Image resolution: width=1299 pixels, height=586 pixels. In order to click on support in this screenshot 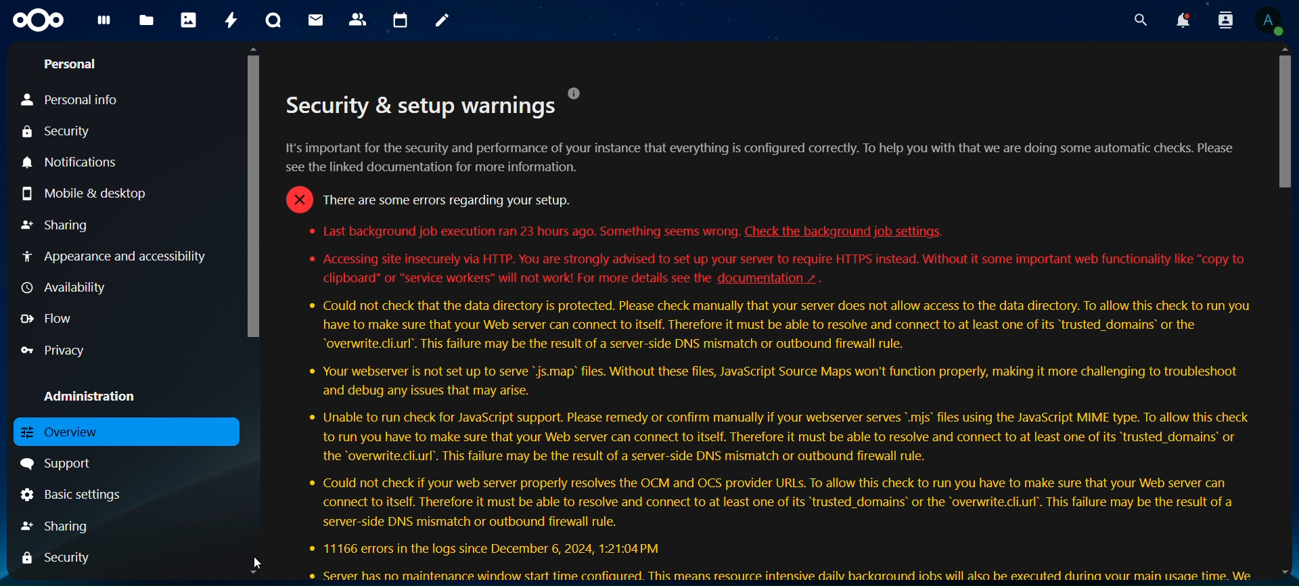, I will do `click(60, 463)`.